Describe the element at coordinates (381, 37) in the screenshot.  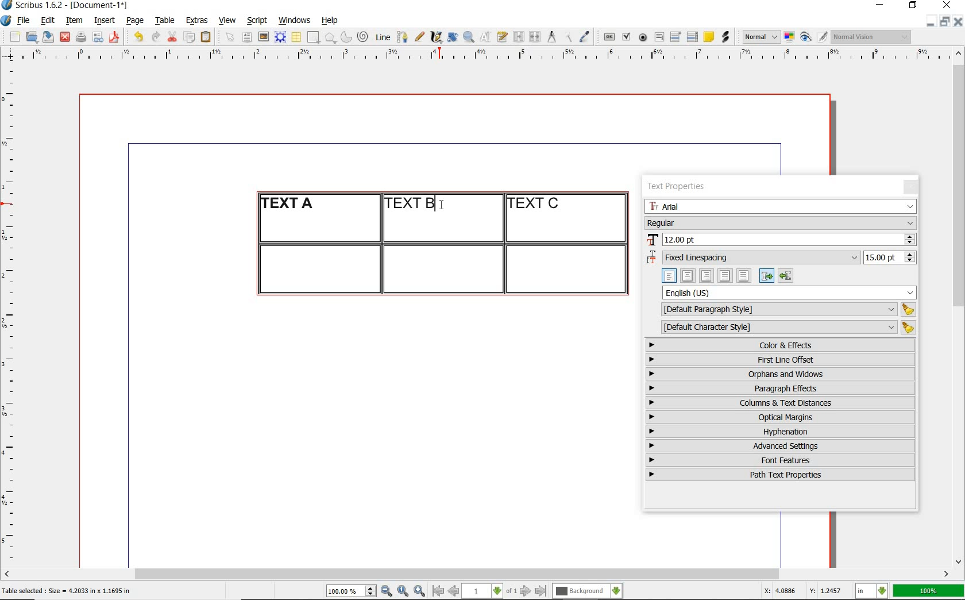
I see `line` at that location.